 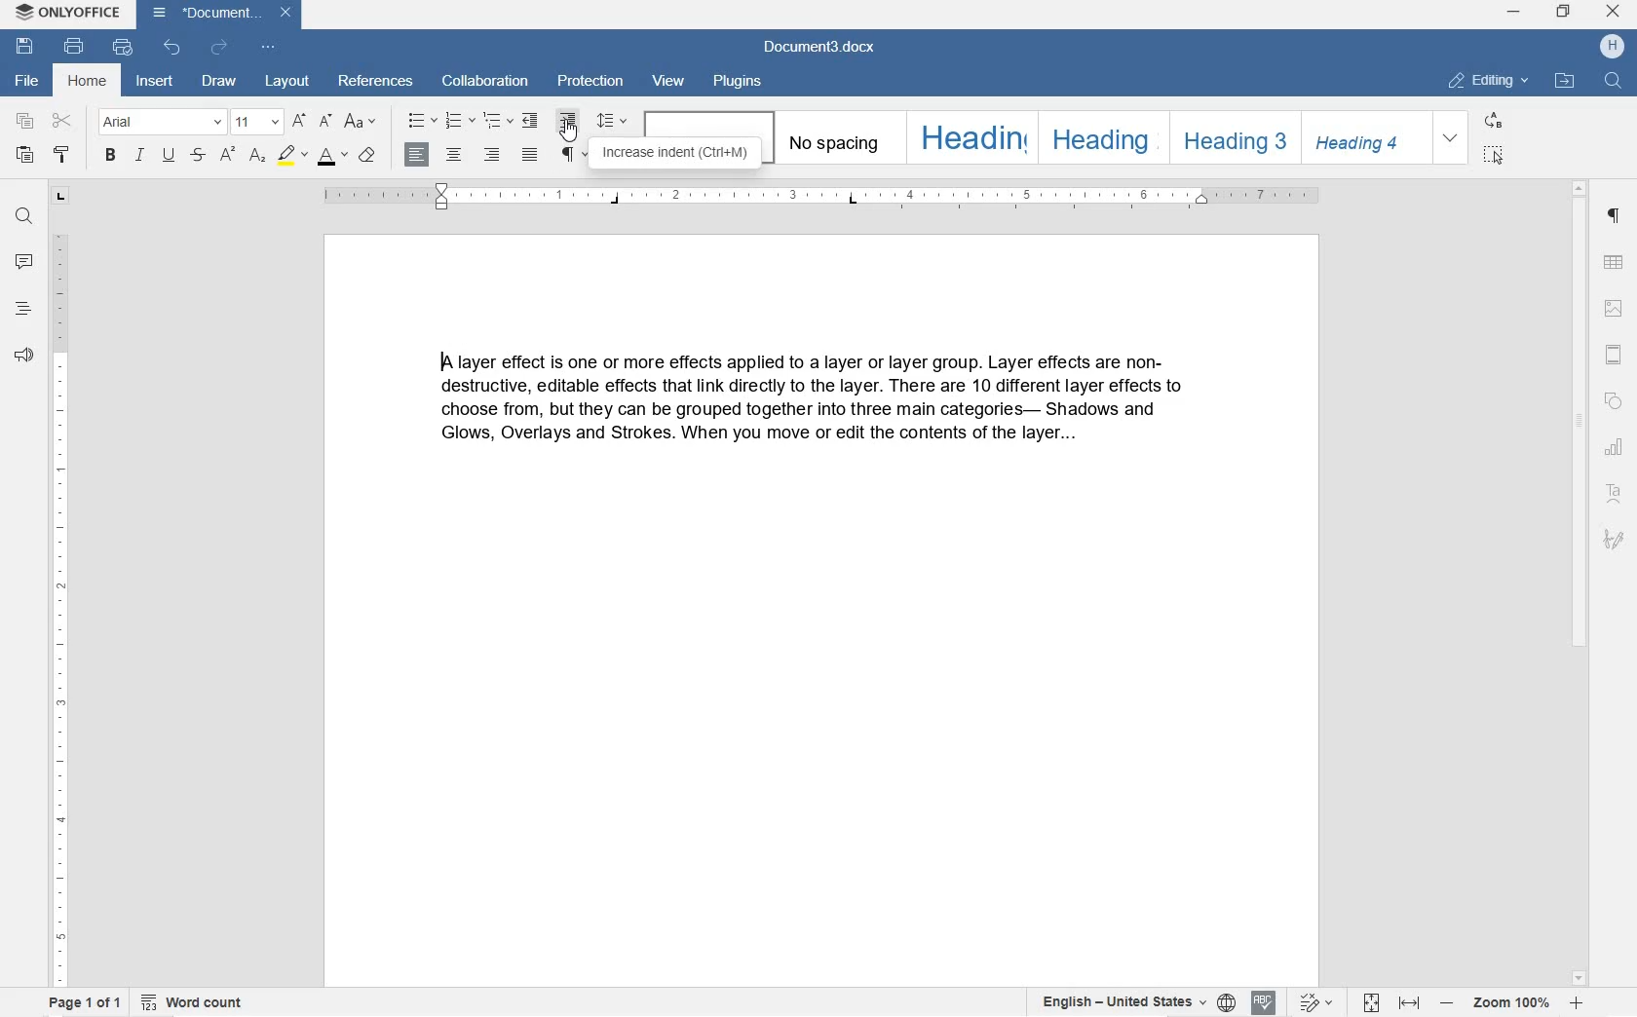 I want to click on EDITING, so click(x=1492, y=82).